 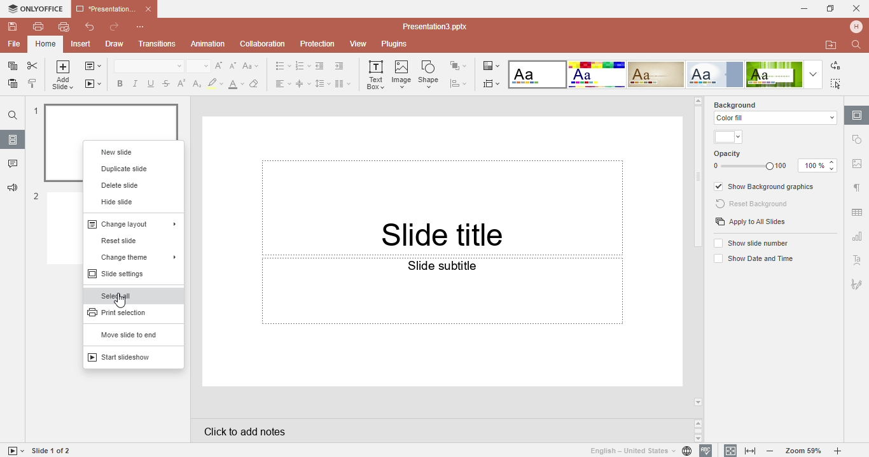 I want to click on Find, so click(x=858, y=45).